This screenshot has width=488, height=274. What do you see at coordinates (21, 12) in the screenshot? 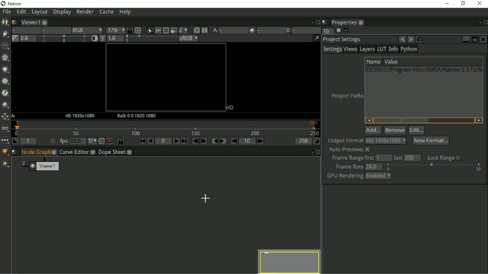
I see `Edit` at bounding box center [21, 12].